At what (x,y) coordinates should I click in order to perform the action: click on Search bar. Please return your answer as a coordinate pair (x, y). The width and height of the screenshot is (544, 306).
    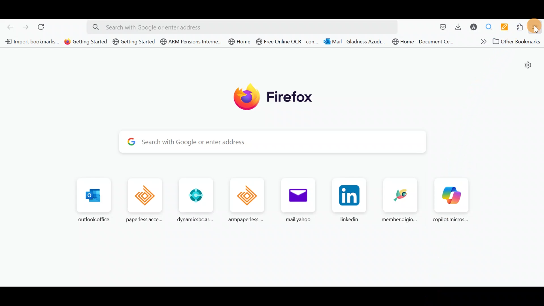
    Looking at the image, I should click on (238, 27).